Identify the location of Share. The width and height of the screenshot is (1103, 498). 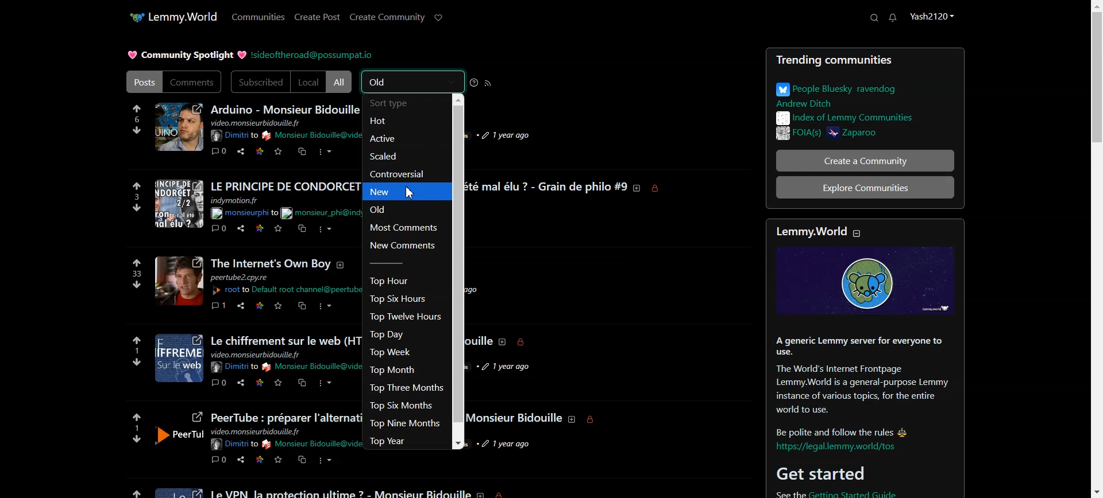
(240, 151).